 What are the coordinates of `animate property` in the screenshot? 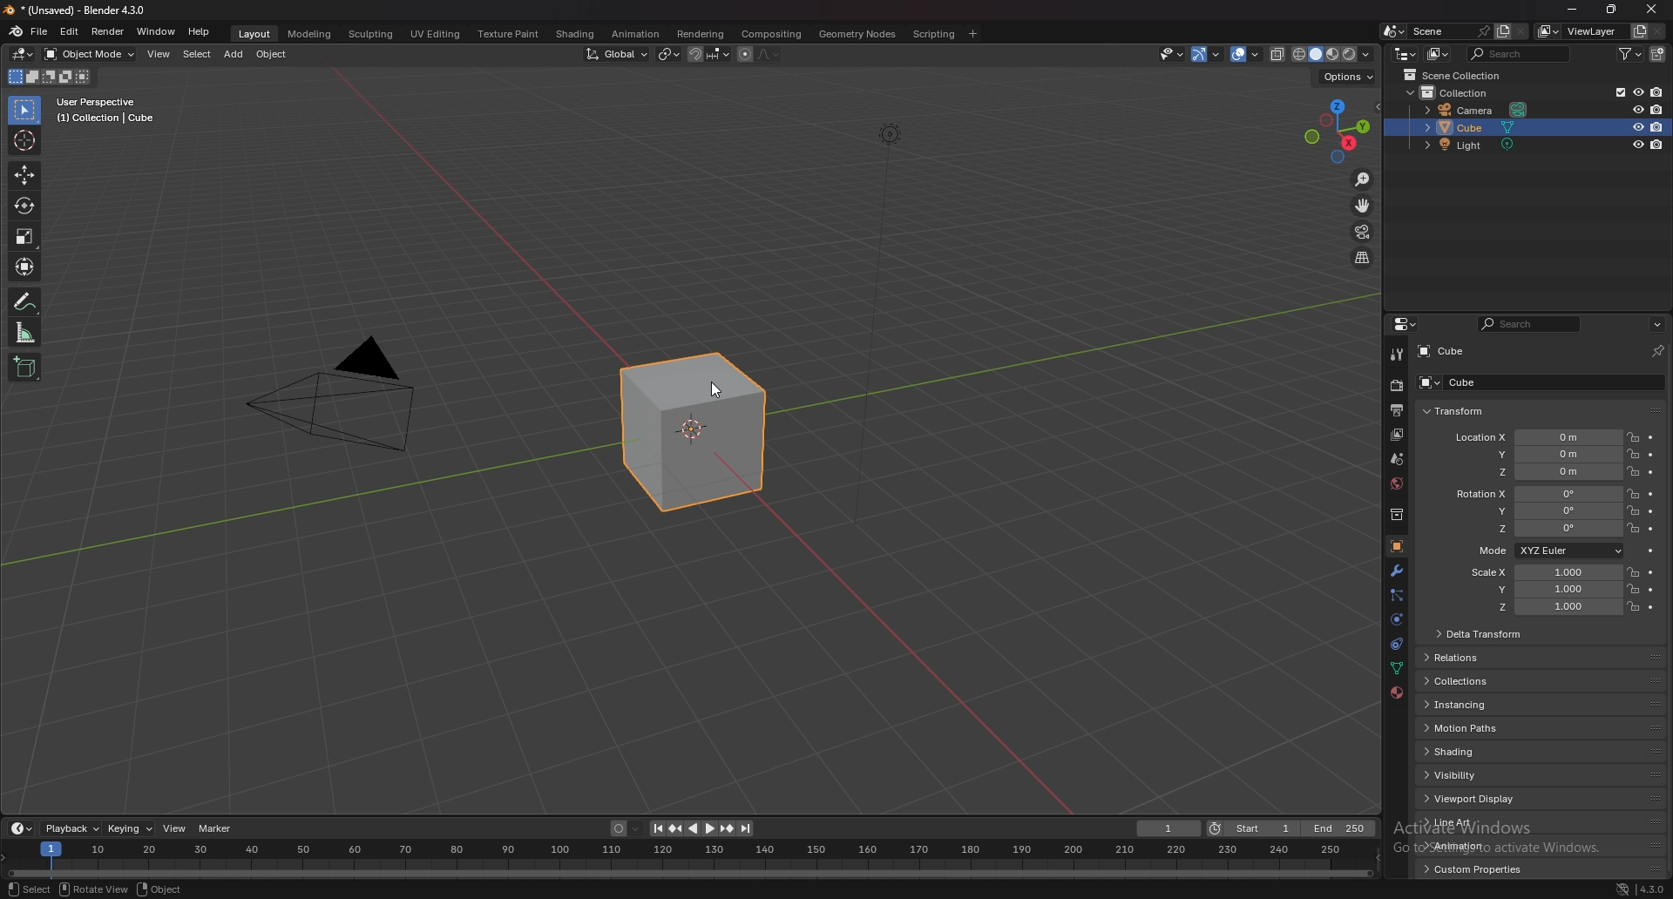 It's located at (1652, 551).